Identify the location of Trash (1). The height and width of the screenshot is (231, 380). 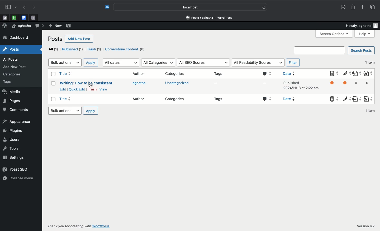
(94, 49).